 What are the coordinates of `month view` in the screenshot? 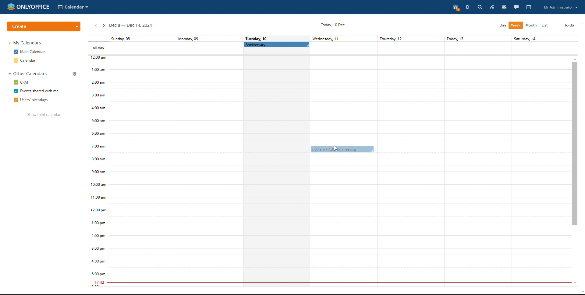 It's located at (531, 26).